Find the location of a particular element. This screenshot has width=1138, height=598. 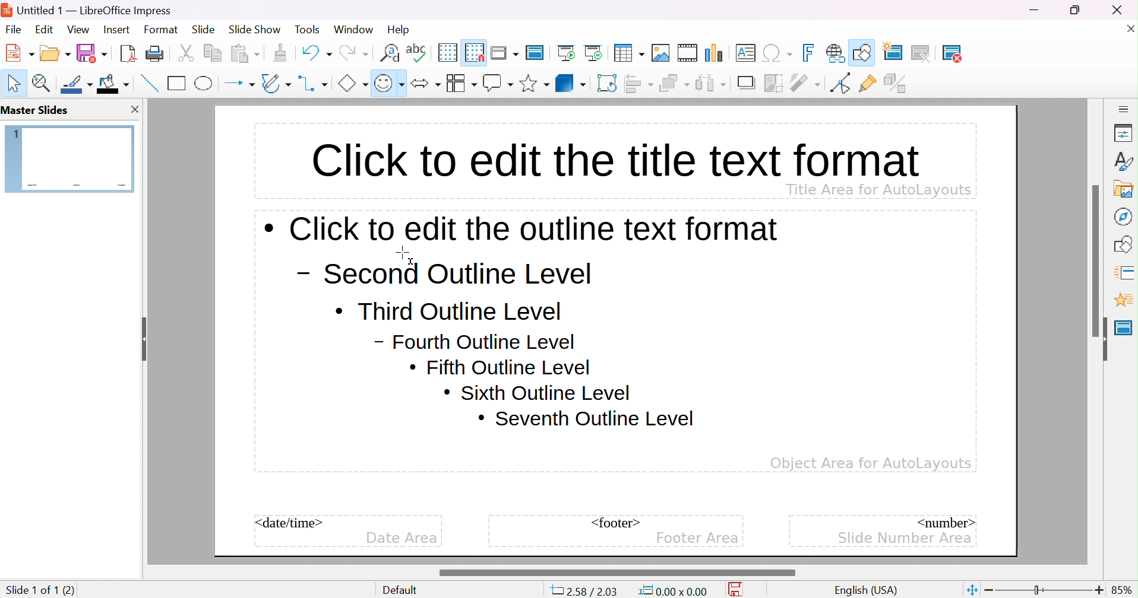

hide is located at coordinates (142, 335).